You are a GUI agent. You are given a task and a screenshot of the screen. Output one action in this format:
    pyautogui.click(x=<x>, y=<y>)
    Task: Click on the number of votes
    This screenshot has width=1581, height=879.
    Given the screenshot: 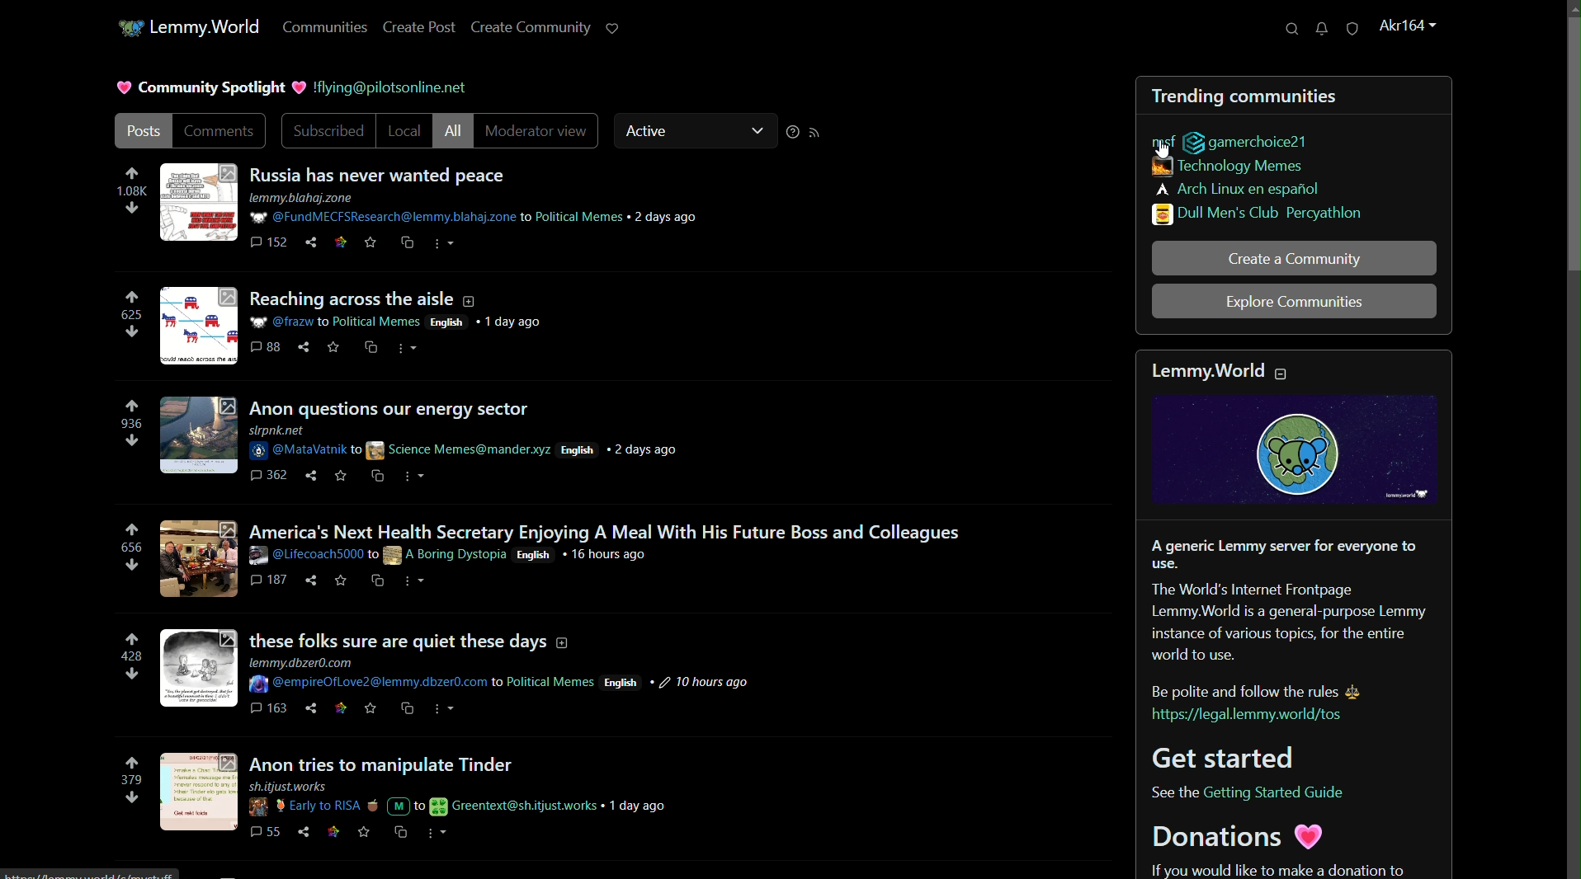 What is the action you would take?
    pyautogui.click(x=132, y=192)
    